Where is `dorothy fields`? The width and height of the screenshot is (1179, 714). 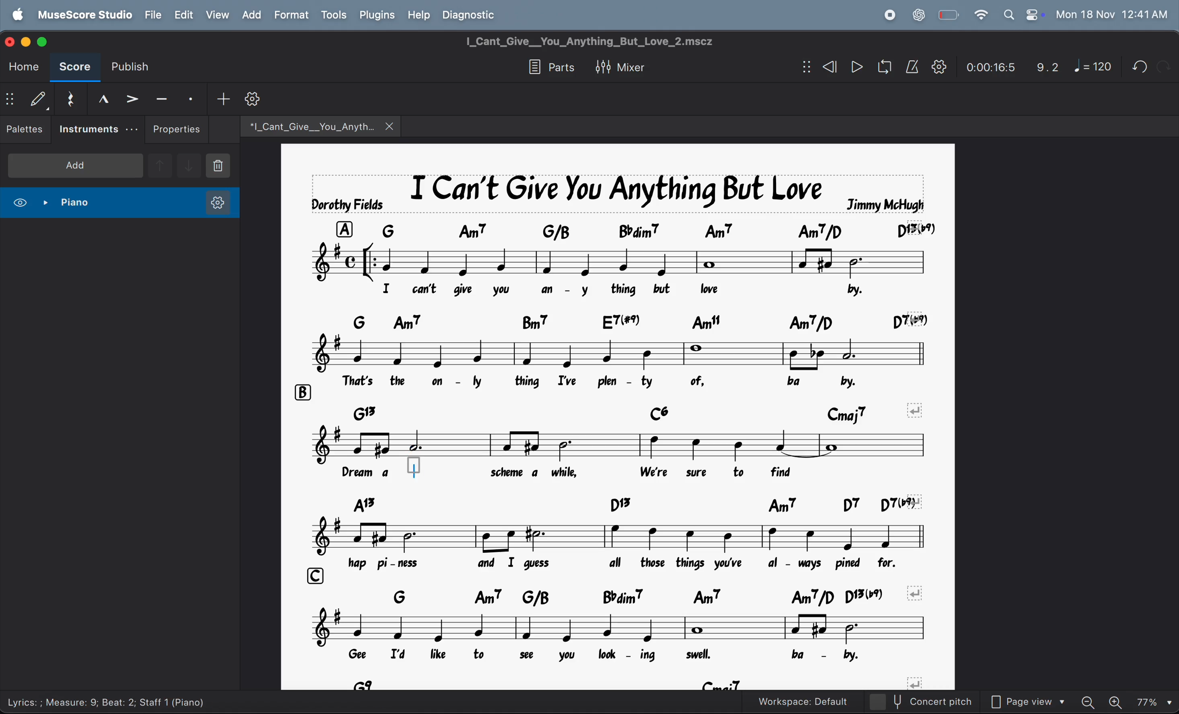 dorothy fields is located at coordinates (347, 206).